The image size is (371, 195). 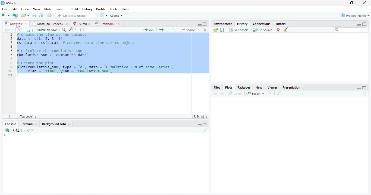 What do you see at coordinates (243, 87) in the screenshot?
I see `Packages` at bounding box center [243, 87].